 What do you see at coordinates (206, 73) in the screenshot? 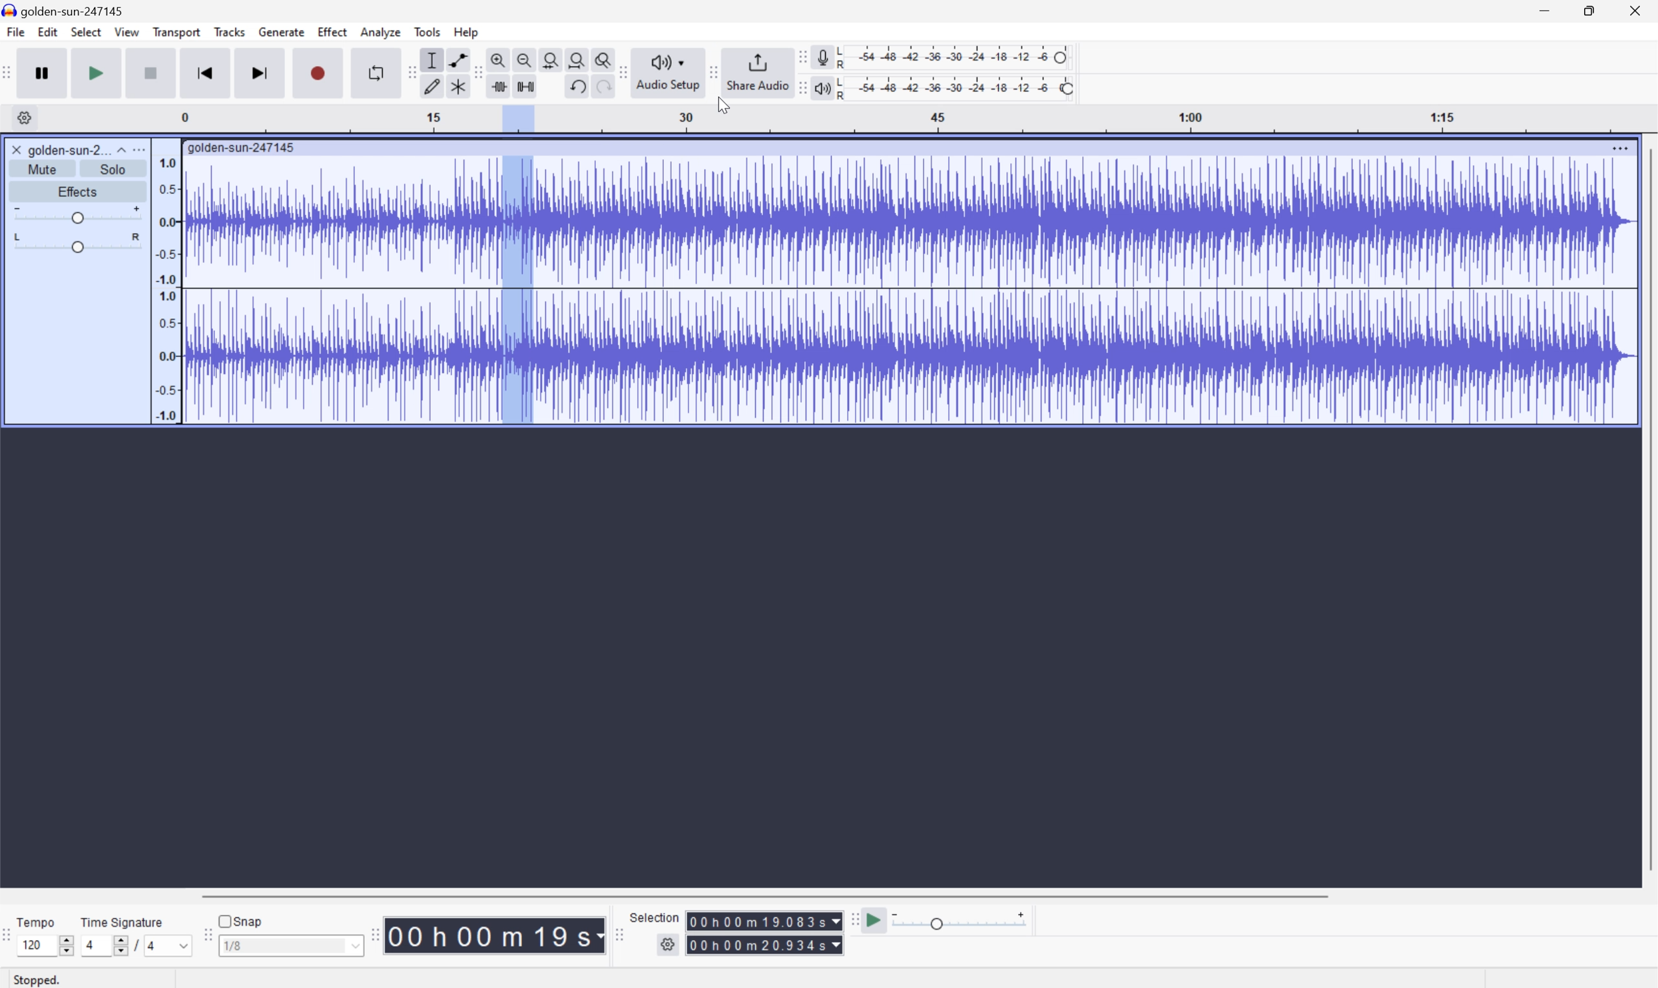
I see `Skip to start` at bounding box center [206, 73].